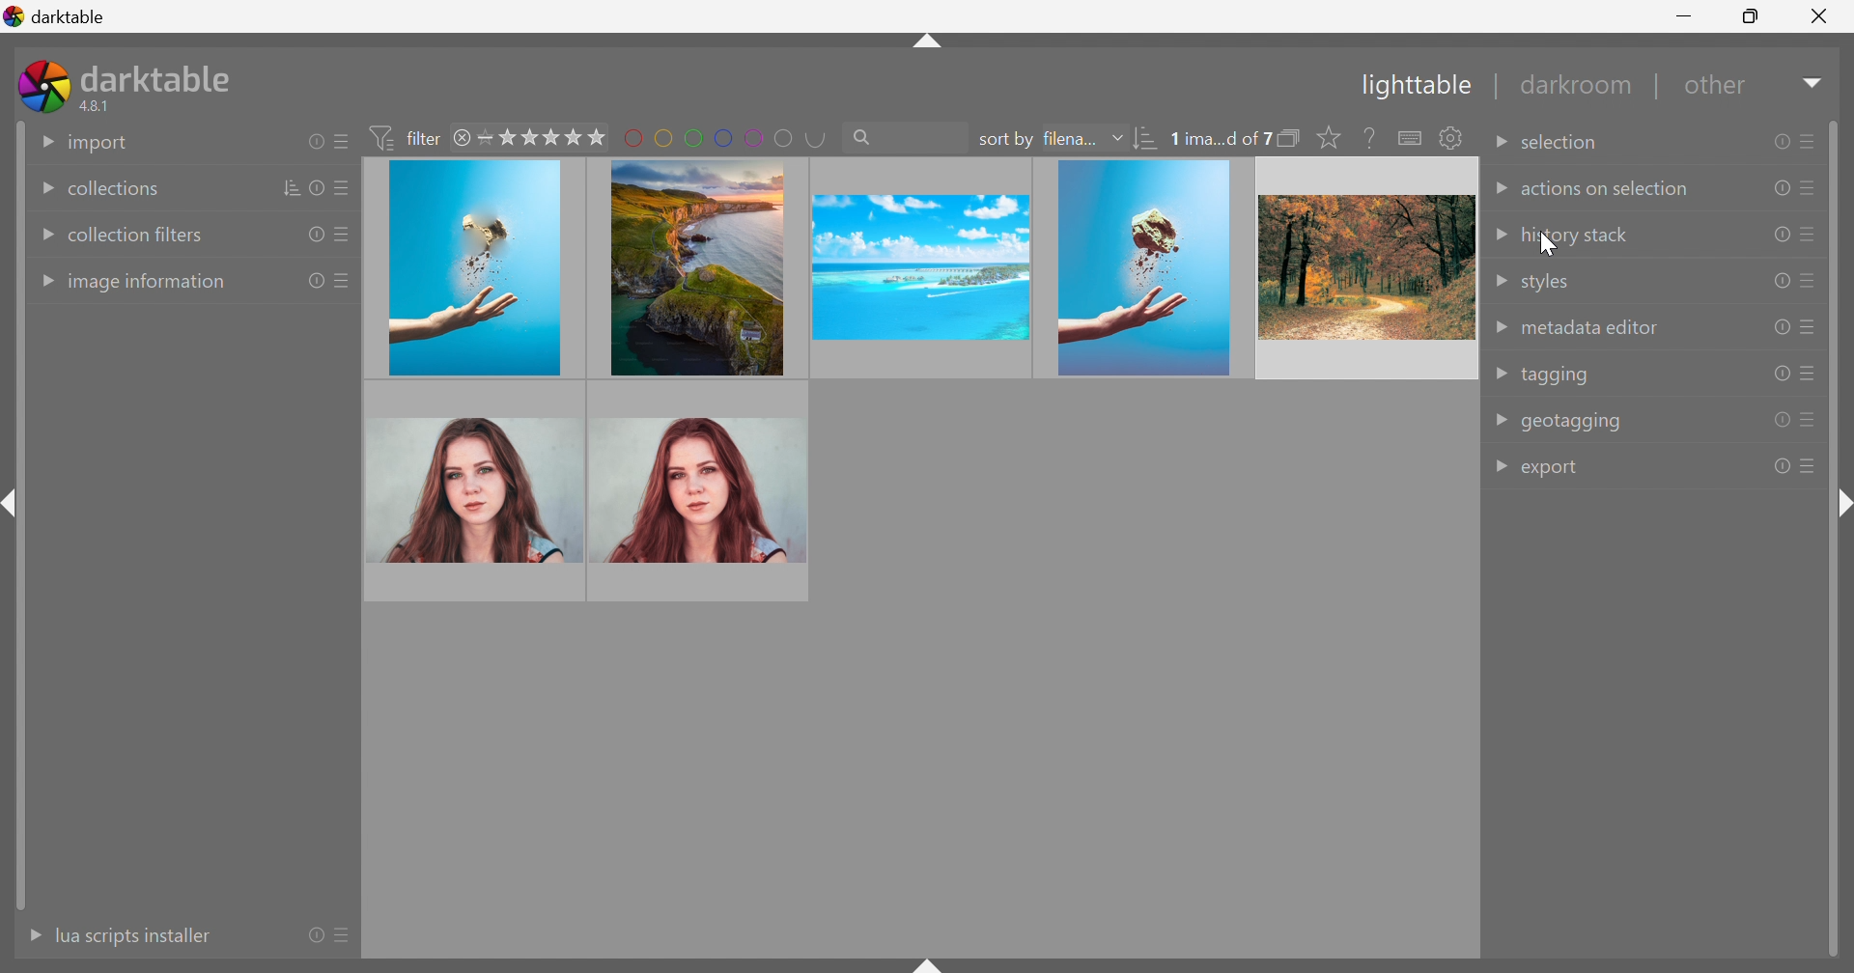  I want to click on Restore Down, so click(1753, 14).